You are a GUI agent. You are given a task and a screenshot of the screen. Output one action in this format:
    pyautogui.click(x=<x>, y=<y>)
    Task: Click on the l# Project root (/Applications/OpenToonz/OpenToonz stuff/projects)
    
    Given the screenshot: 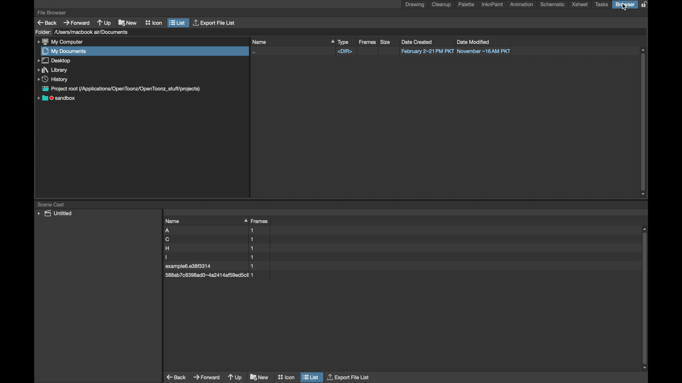 What is the action you would take?
    pyautogui.click(x=126, y=89)
    